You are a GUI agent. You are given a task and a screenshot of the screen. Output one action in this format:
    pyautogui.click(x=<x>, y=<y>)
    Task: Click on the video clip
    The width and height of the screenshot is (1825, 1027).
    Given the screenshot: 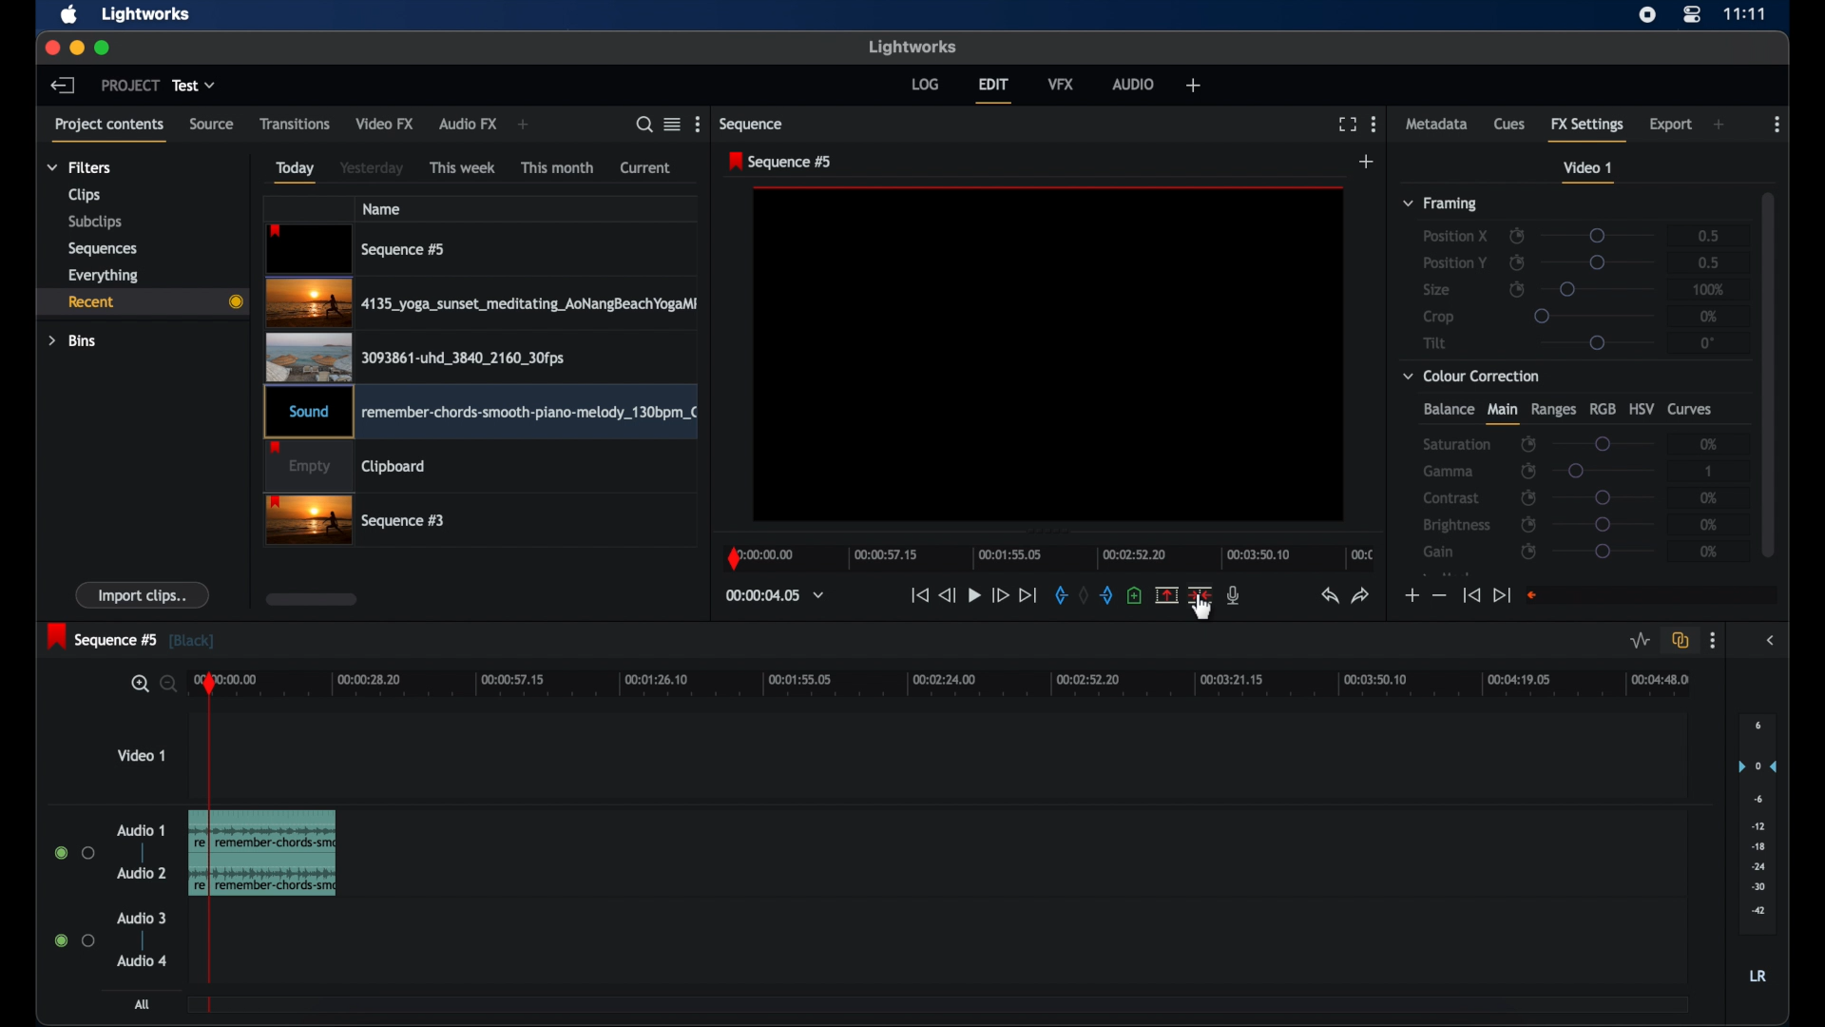 What is the action you would take?
    pyautogui.click(x=481, y=303)
    